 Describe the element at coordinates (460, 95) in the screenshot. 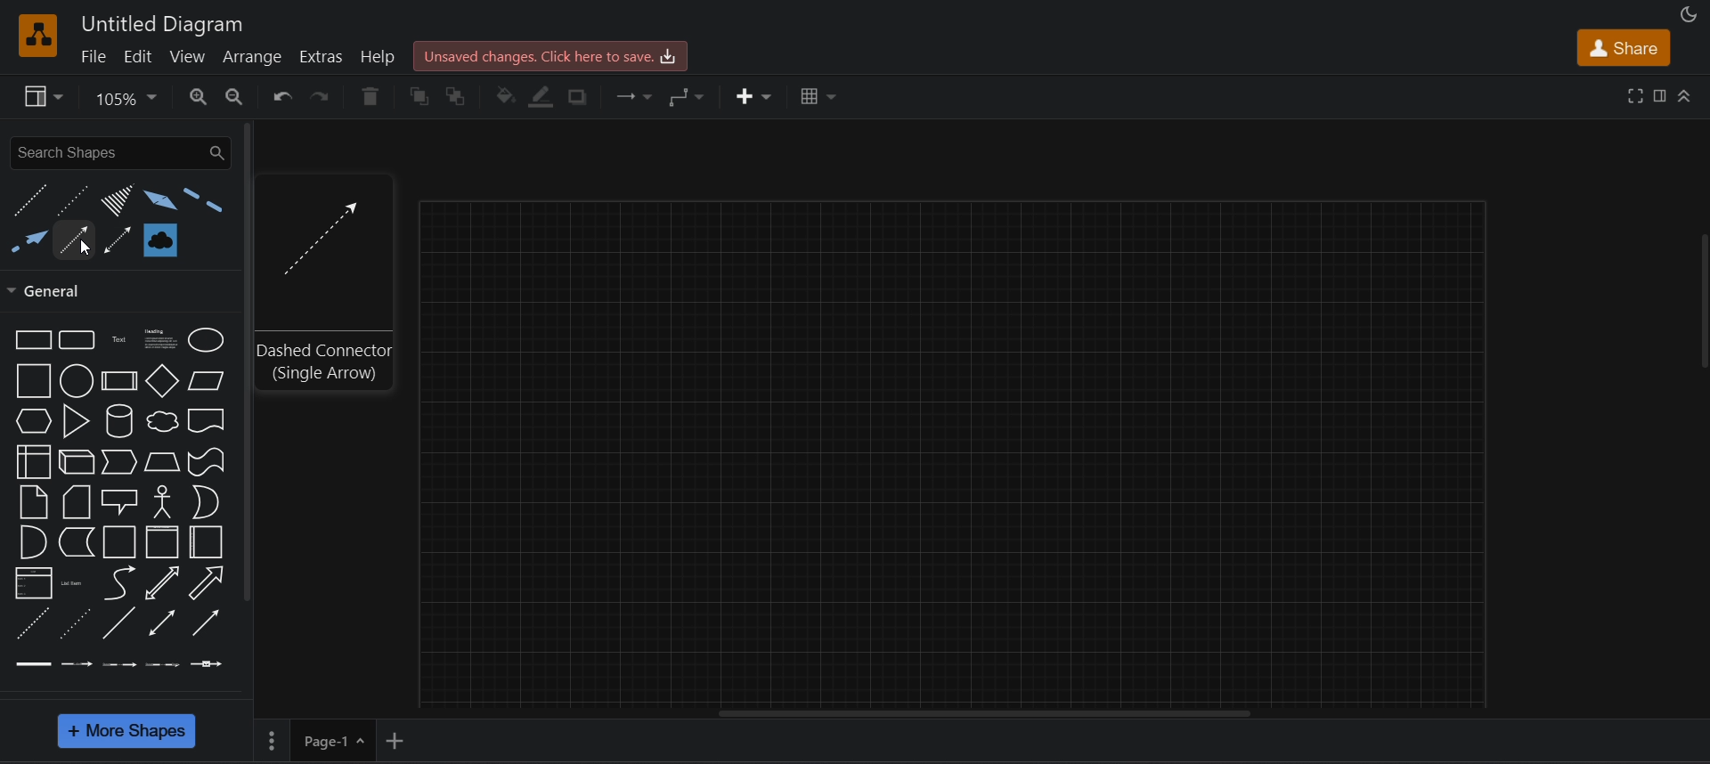

I see `to front` at that location.